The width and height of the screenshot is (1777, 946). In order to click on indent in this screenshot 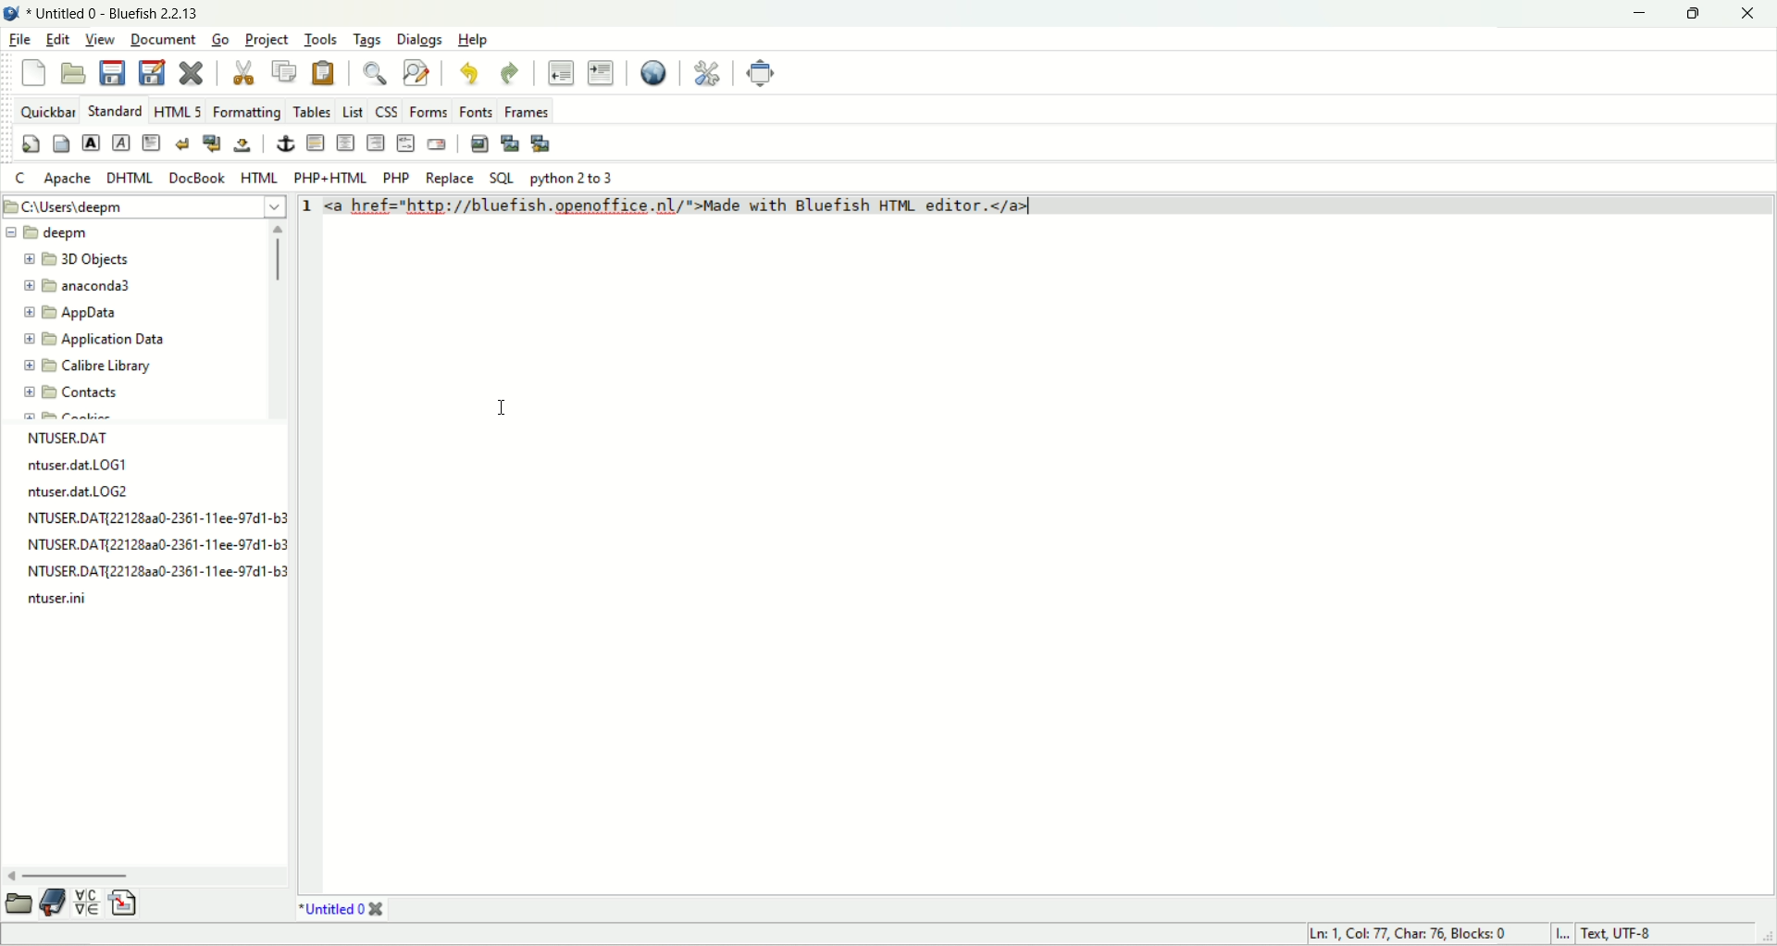, I will do `click(602, 72)`.